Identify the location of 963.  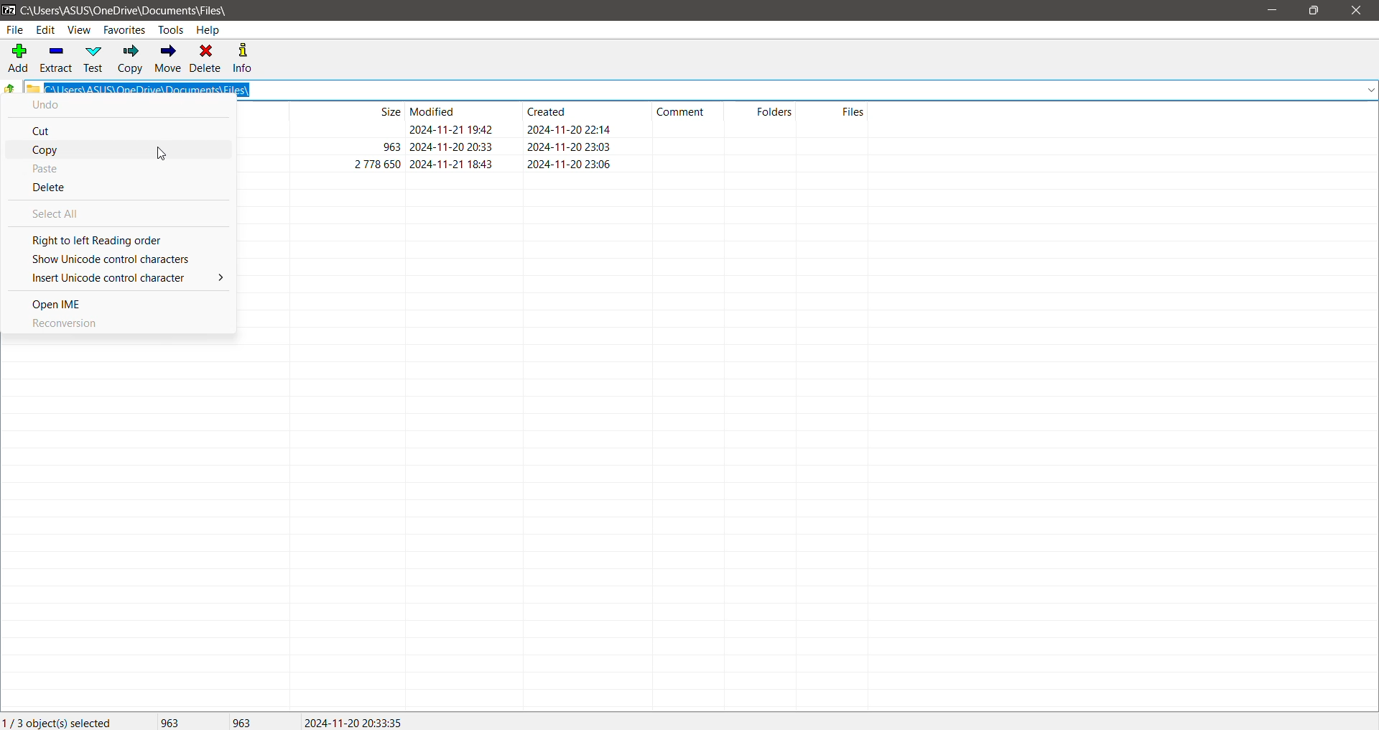
(391, 147).